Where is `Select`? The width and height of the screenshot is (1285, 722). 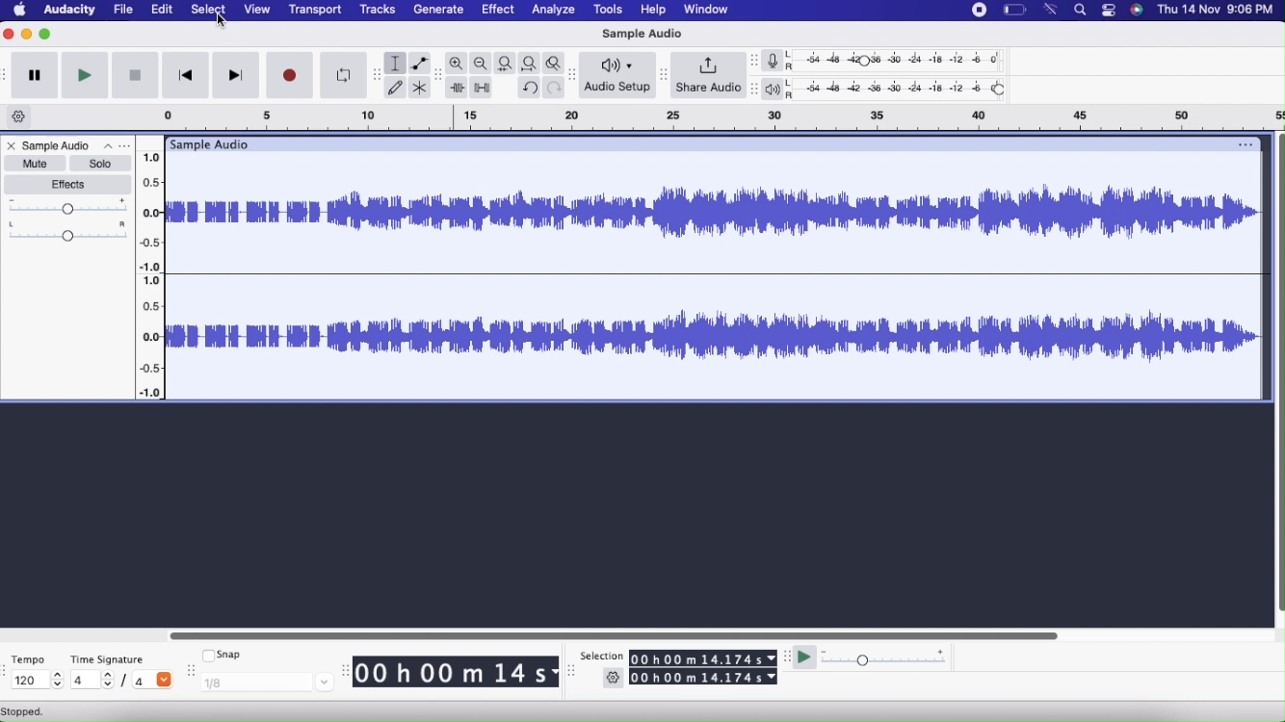 Select is located at coordinates (211, 11).